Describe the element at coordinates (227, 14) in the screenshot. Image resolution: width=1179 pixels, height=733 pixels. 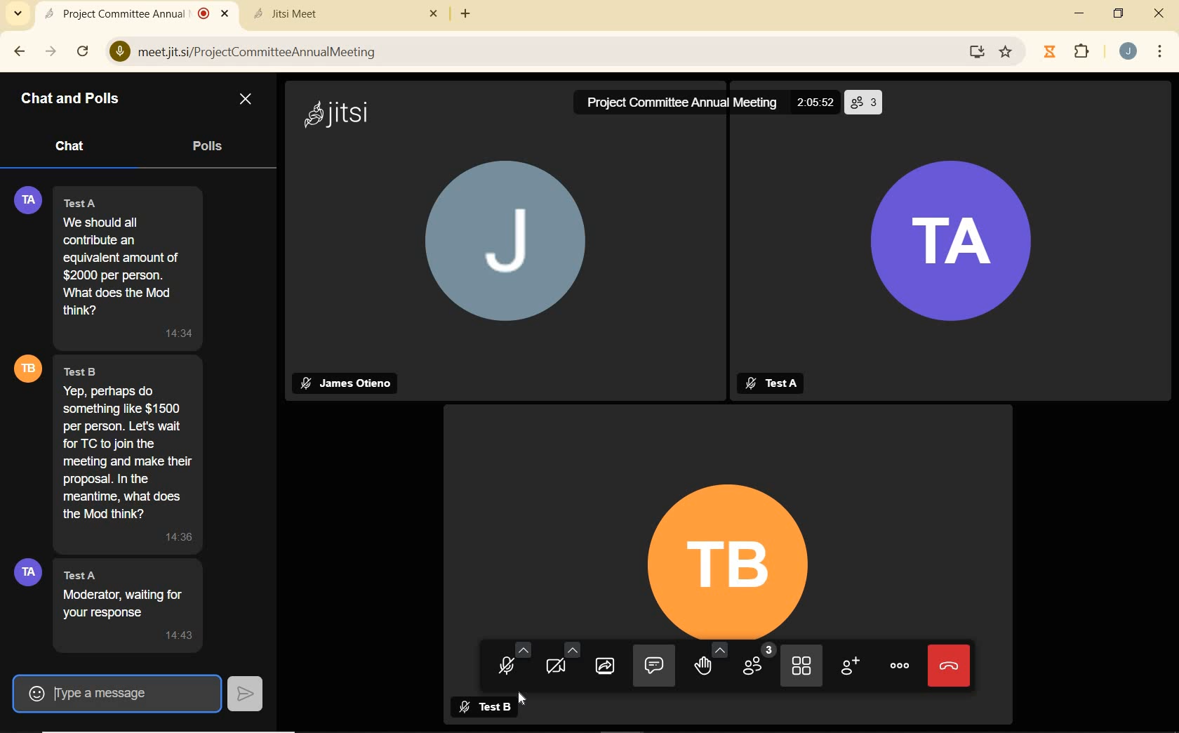
I see `close` at that location.